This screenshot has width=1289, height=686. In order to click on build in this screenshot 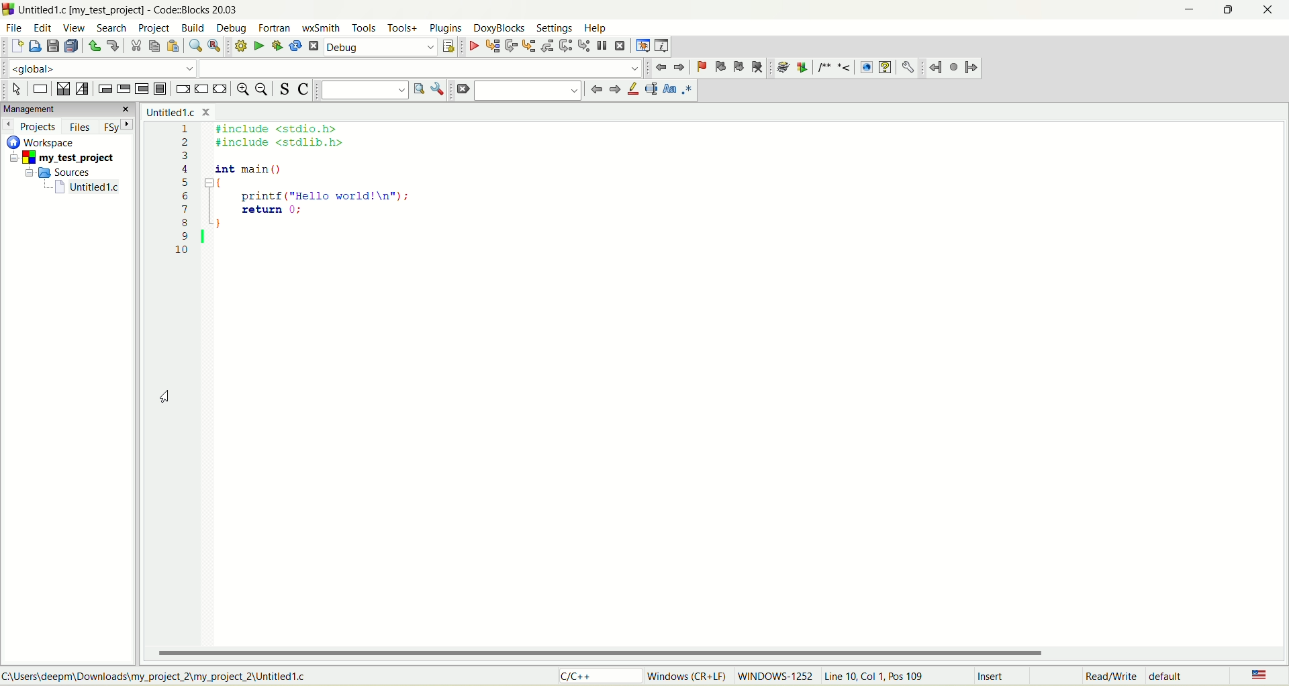, I will do `click(194, 27)`.